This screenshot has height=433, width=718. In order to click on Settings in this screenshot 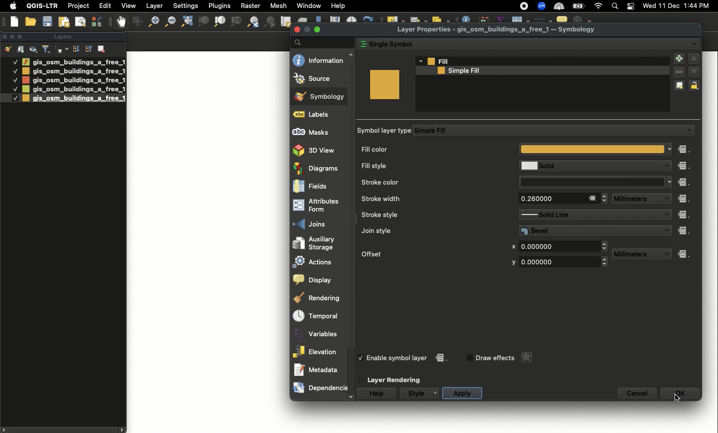, I will do `click(186, 6)`.